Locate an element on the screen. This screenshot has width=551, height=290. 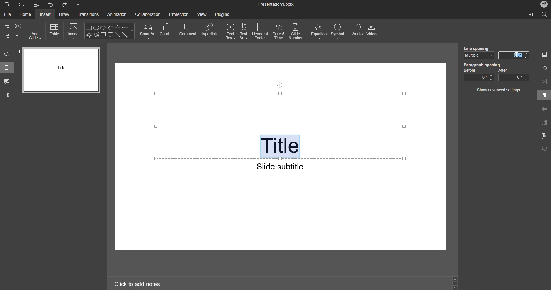
Line Spacing  is located at coordinates (477, 48).